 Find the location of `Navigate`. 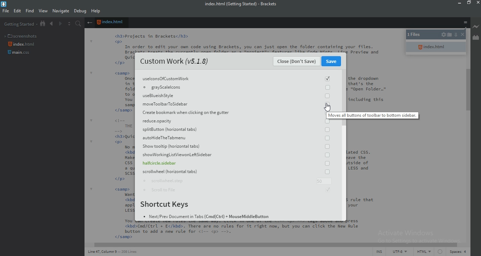

Navigate is located at coordinates (61, 11).